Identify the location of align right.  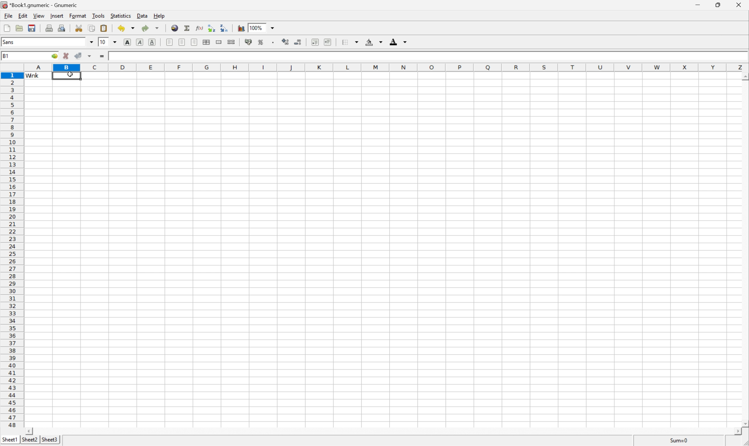
(194, 42).